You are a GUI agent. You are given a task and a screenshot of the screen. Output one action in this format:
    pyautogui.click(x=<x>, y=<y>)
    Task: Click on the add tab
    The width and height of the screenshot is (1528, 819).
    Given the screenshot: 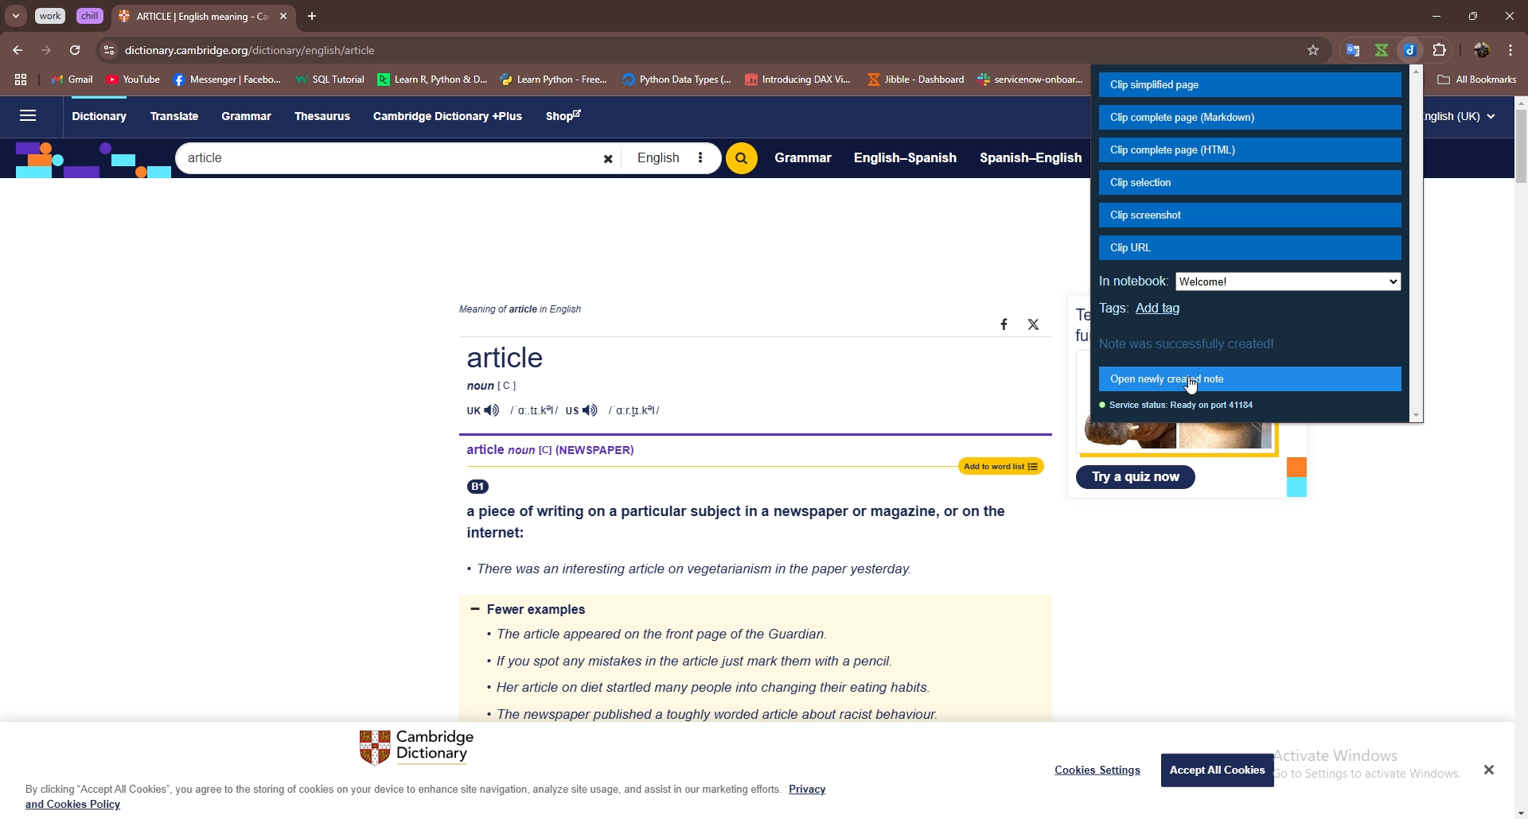 What is the action you would take?
    pyautogui.click(x=311, y=16)
    